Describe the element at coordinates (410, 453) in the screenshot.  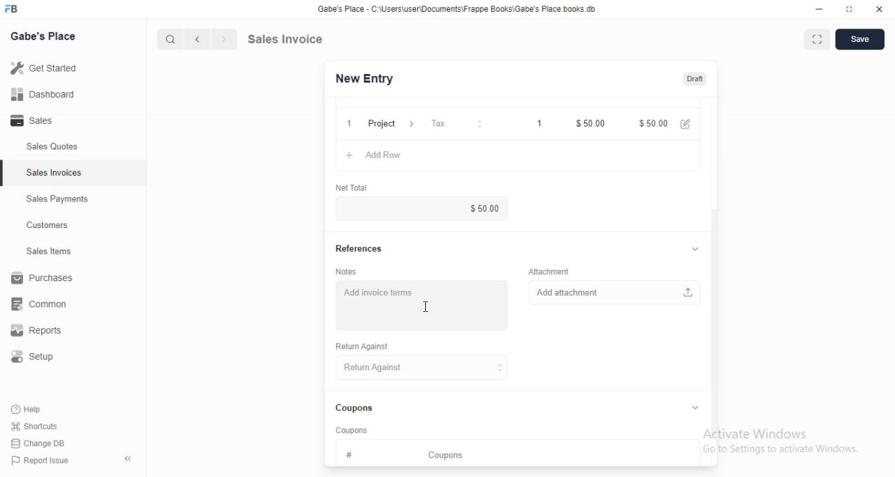
I see `# Coupons` at that location.